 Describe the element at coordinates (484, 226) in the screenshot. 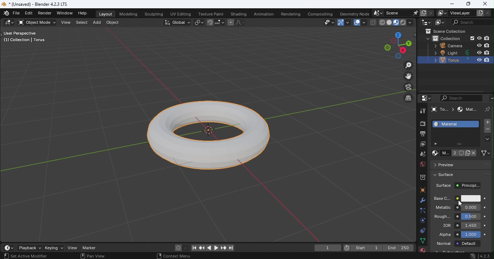

I see `Animate property` at that location.